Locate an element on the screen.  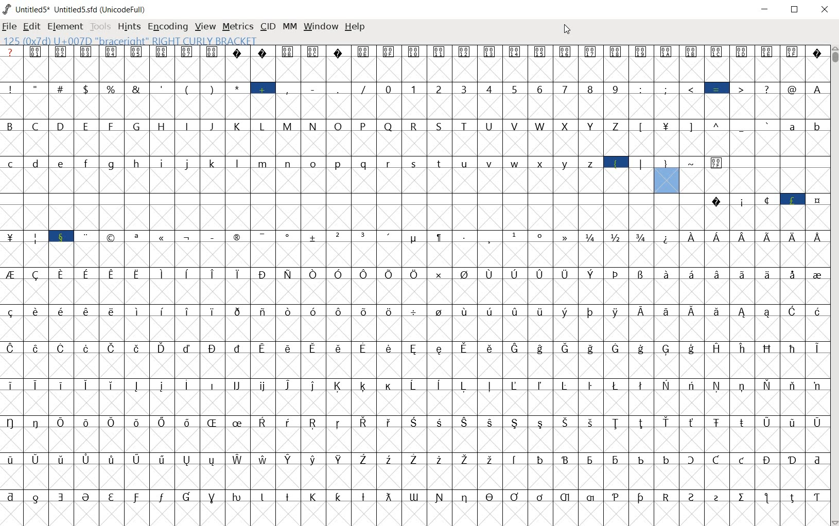
CLOSE is located at coordinates (823, 9).